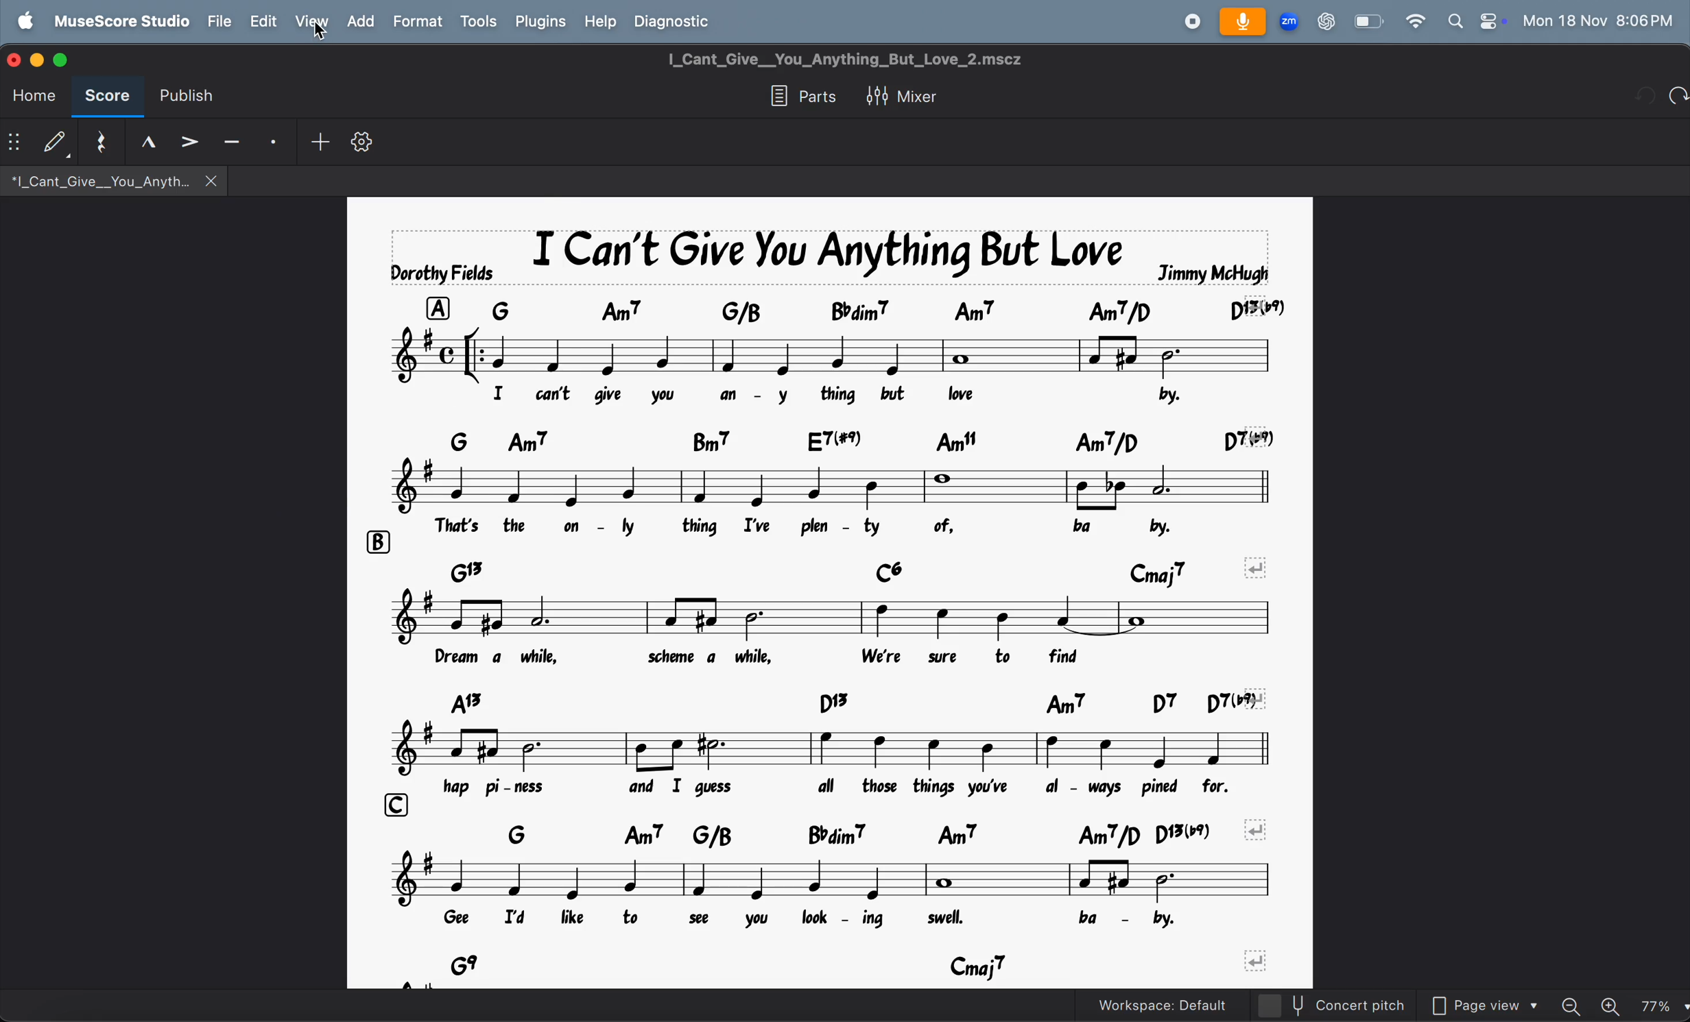  I want to click on zoom out, so click(1572, 1006).